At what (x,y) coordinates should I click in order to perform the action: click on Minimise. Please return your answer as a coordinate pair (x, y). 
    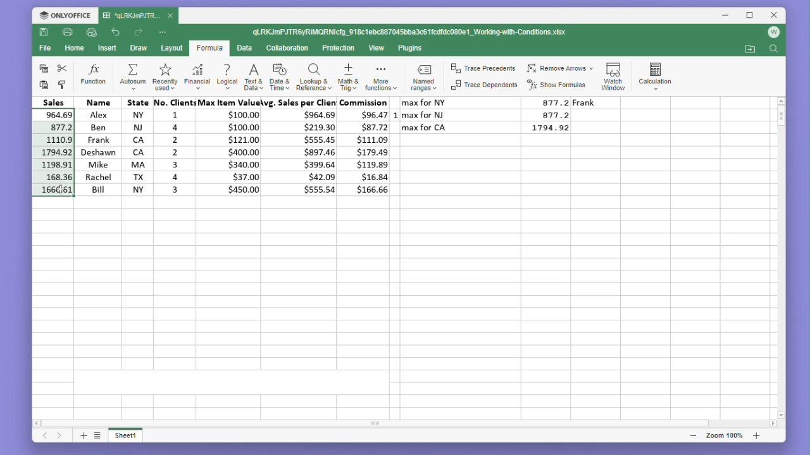
    Looking at the image, I should click on (726, 16).